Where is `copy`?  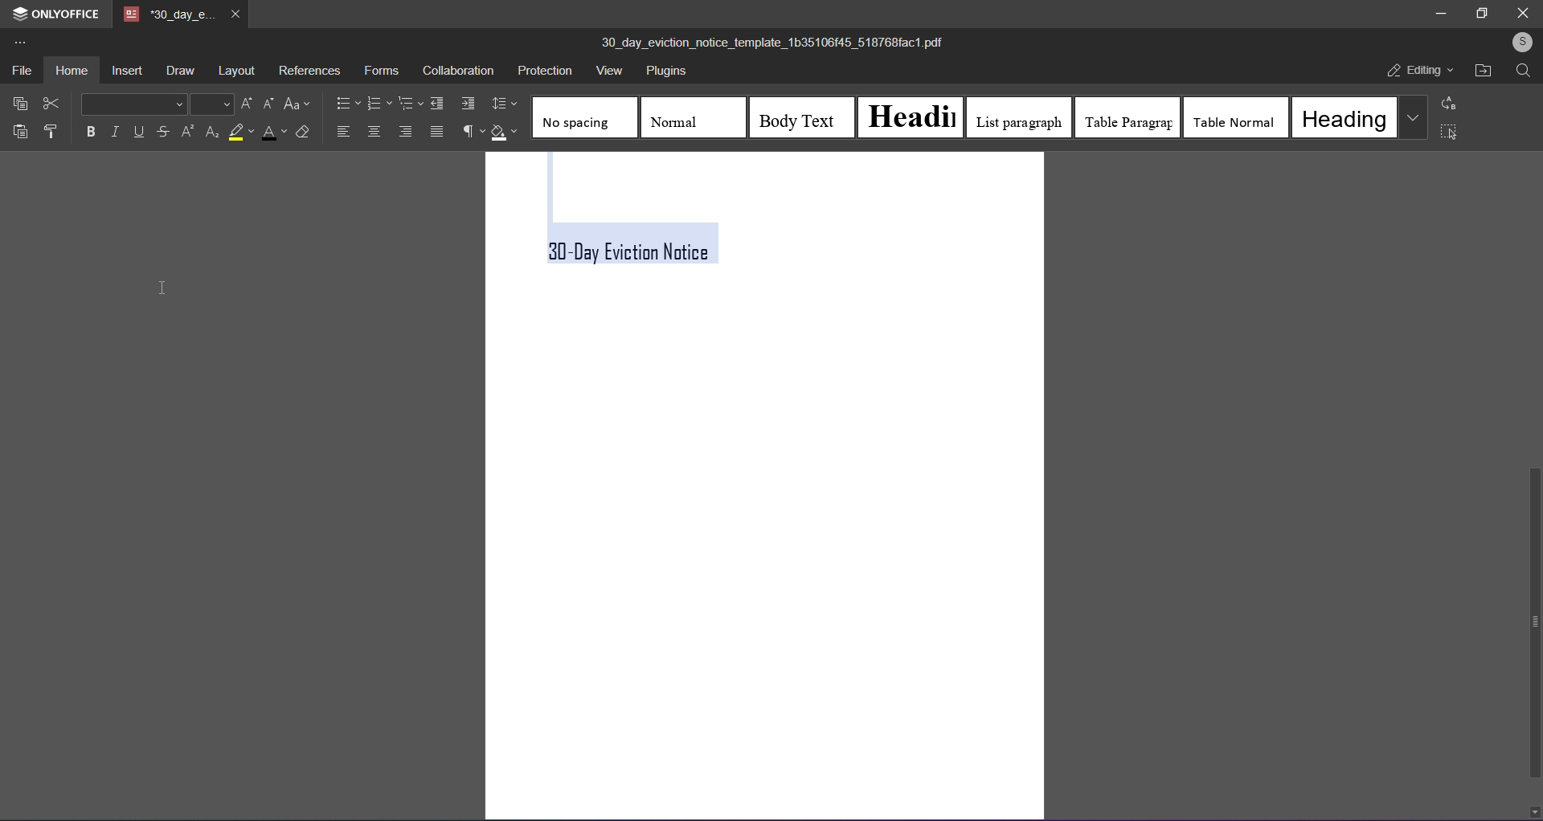 copy is located at coordinates (17, 102).